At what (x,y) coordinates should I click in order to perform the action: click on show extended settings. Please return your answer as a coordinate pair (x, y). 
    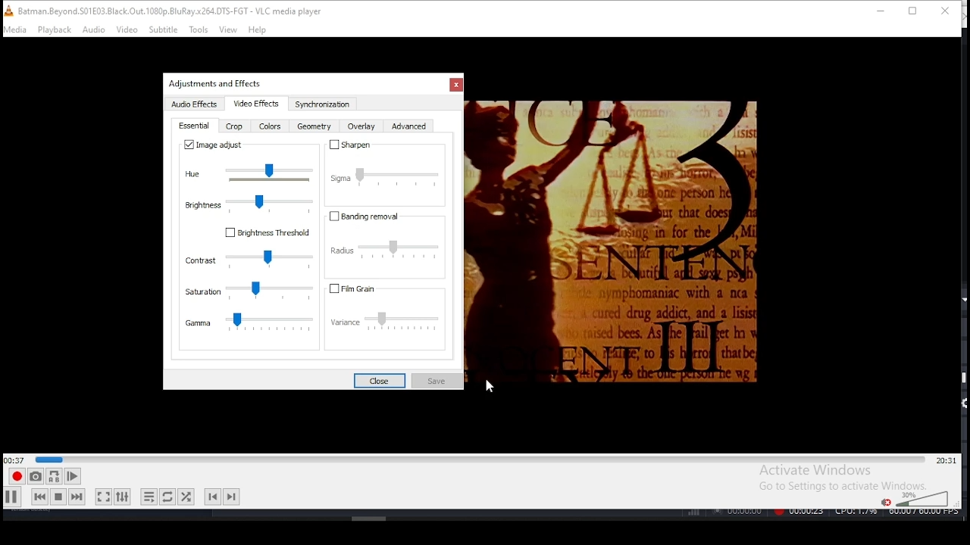
    Looking at the image, I should click on (124, 497).